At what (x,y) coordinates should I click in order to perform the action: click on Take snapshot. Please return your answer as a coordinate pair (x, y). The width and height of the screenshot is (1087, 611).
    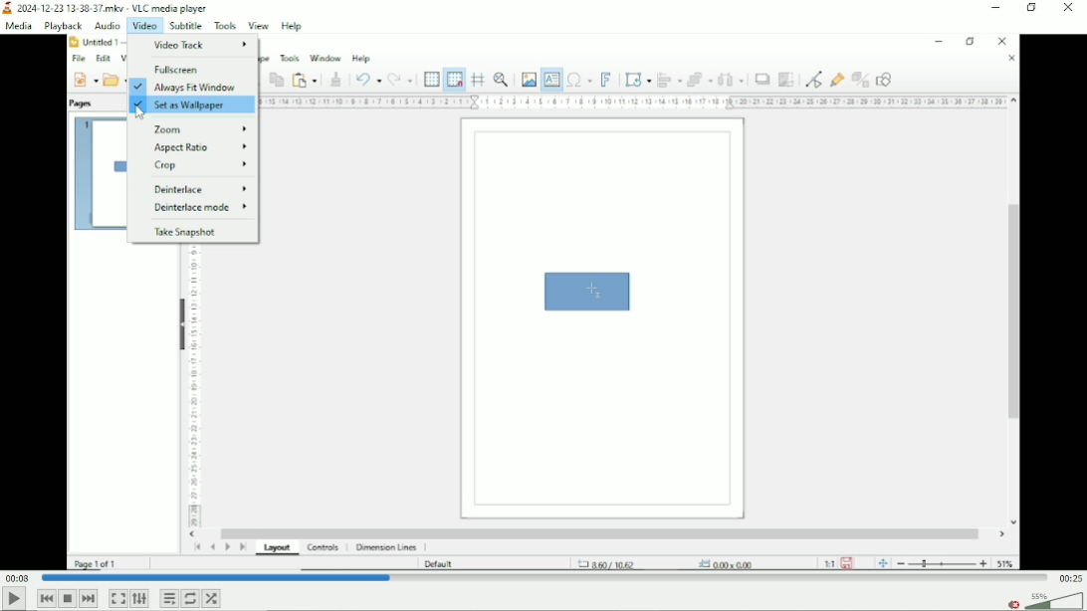
    Looking at the image, I should click on (184, 233).